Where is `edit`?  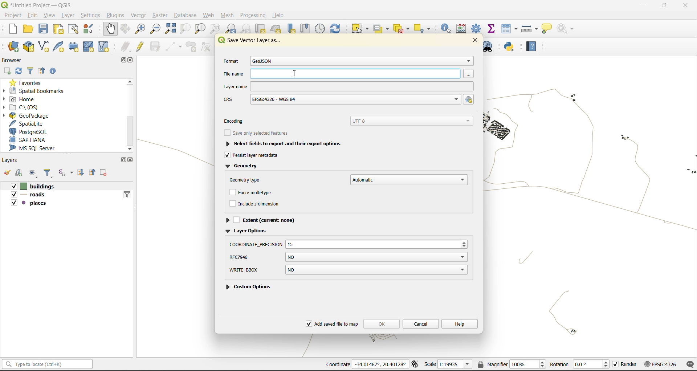
edit is located at coordinates (32, 15).